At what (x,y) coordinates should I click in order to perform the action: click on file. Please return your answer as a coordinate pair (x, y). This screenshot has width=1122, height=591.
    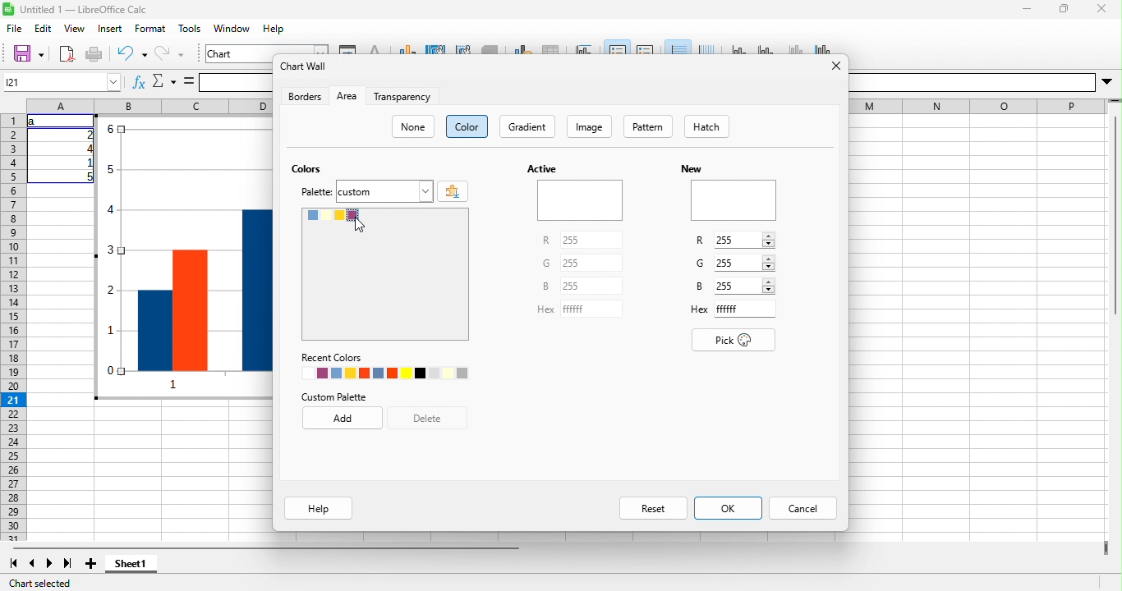
    Looking at the image, I should click on (15, 28).